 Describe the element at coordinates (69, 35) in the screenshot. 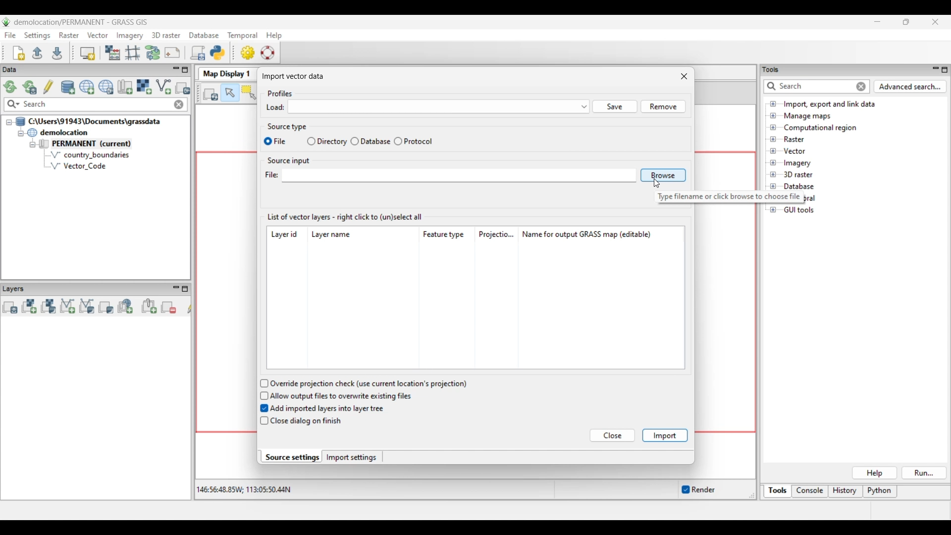

I see `Raster menu` at that location.